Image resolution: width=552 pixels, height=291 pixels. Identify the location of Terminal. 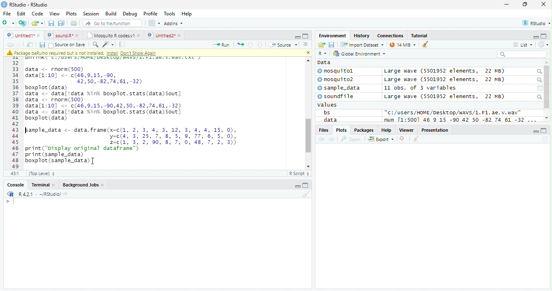
(42, 185).